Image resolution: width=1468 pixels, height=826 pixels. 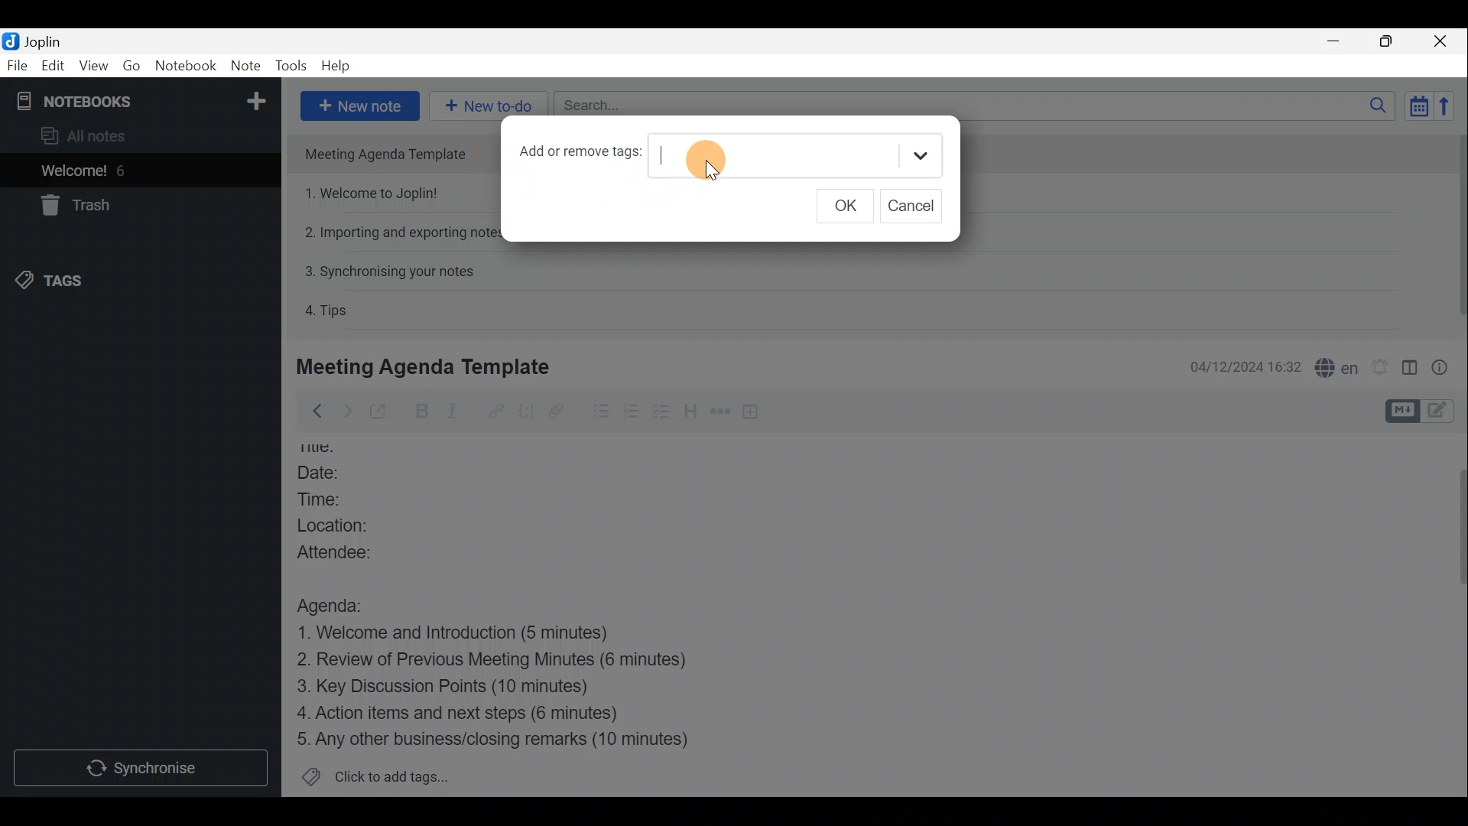 What do you see at coordinates (396, 773) in the screenshot?
I see `Click to add tags` at bounding box center [396, 773].